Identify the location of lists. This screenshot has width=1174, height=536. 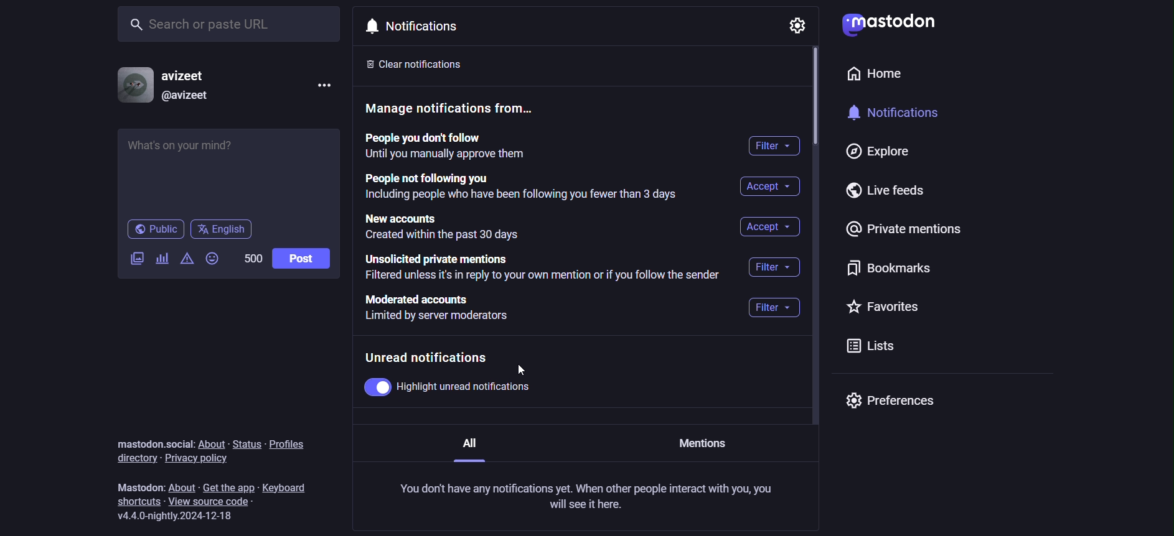
(868, 345).